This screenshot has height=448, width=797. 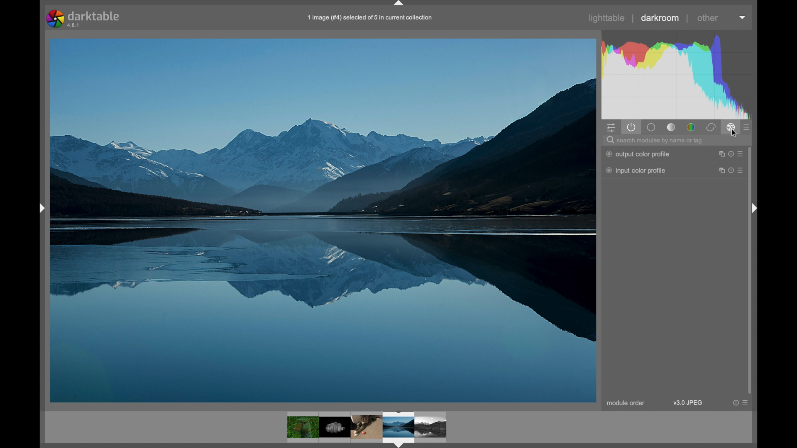 I want to click on show quick access  panel, so click(x=611, y=127).